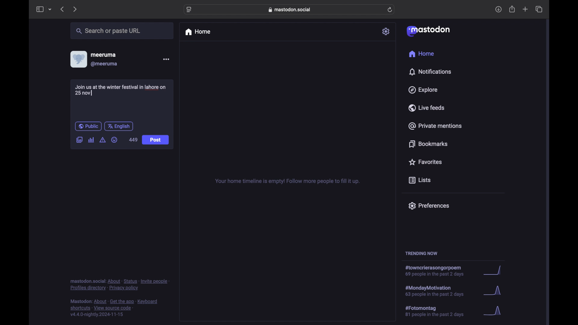 The width and height of the screenshot is (578, 325). I want to click on graph, so click(494, 271).